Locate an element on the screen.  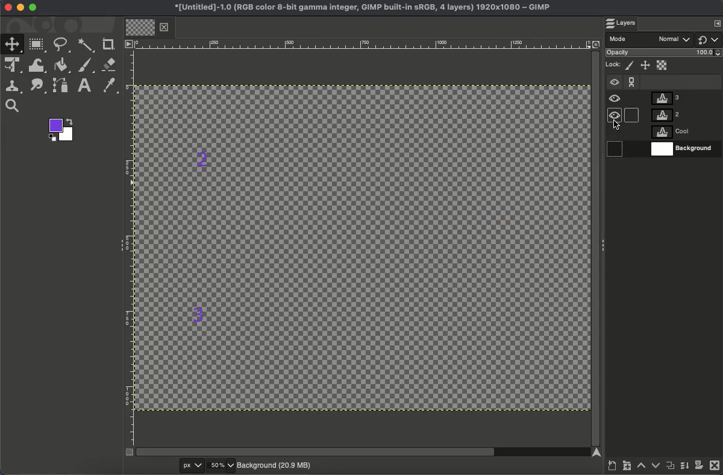
Alpha is located at coordinates (663, 64).